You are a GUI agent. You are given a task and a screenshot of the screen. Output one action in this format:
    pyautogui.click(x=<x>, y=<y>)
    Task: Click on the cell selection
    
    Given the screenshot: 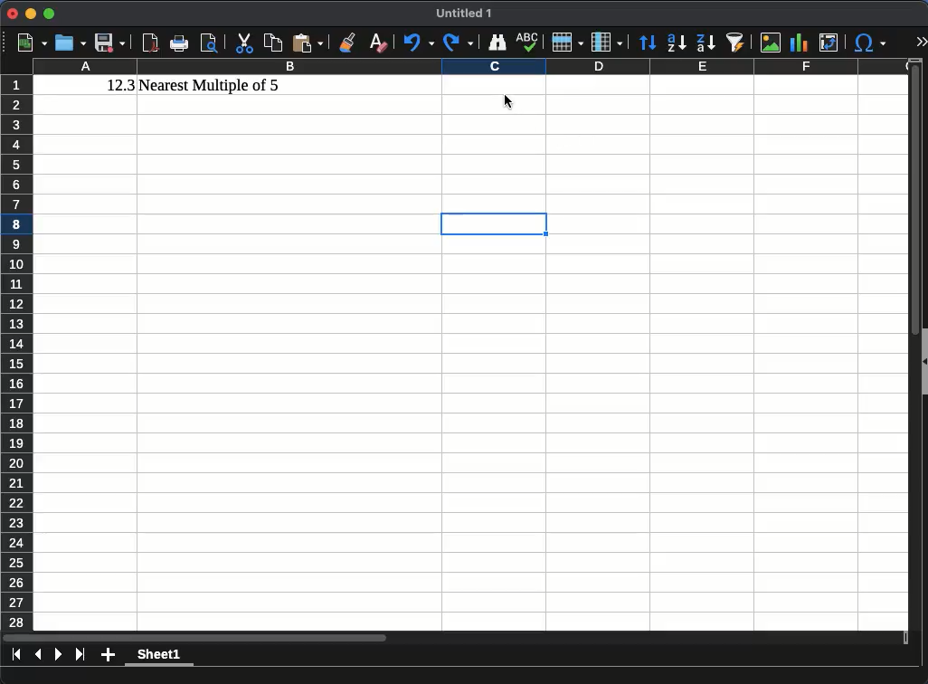 What is the action you would take?
    pyautogui.click(x=496, y=223)
    